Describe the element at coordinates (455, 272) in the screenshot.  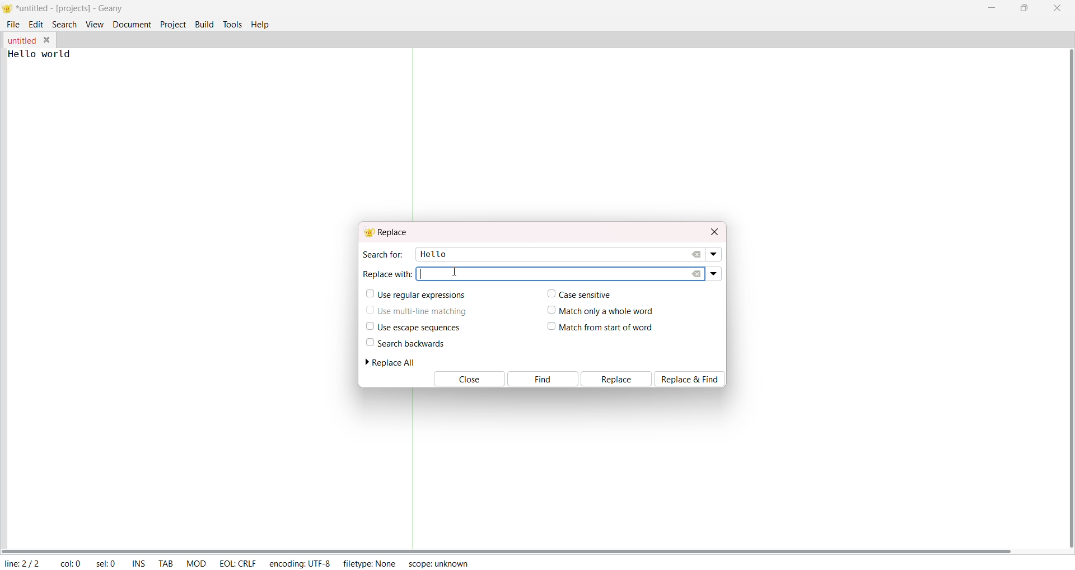
I see `cursor` at that location.